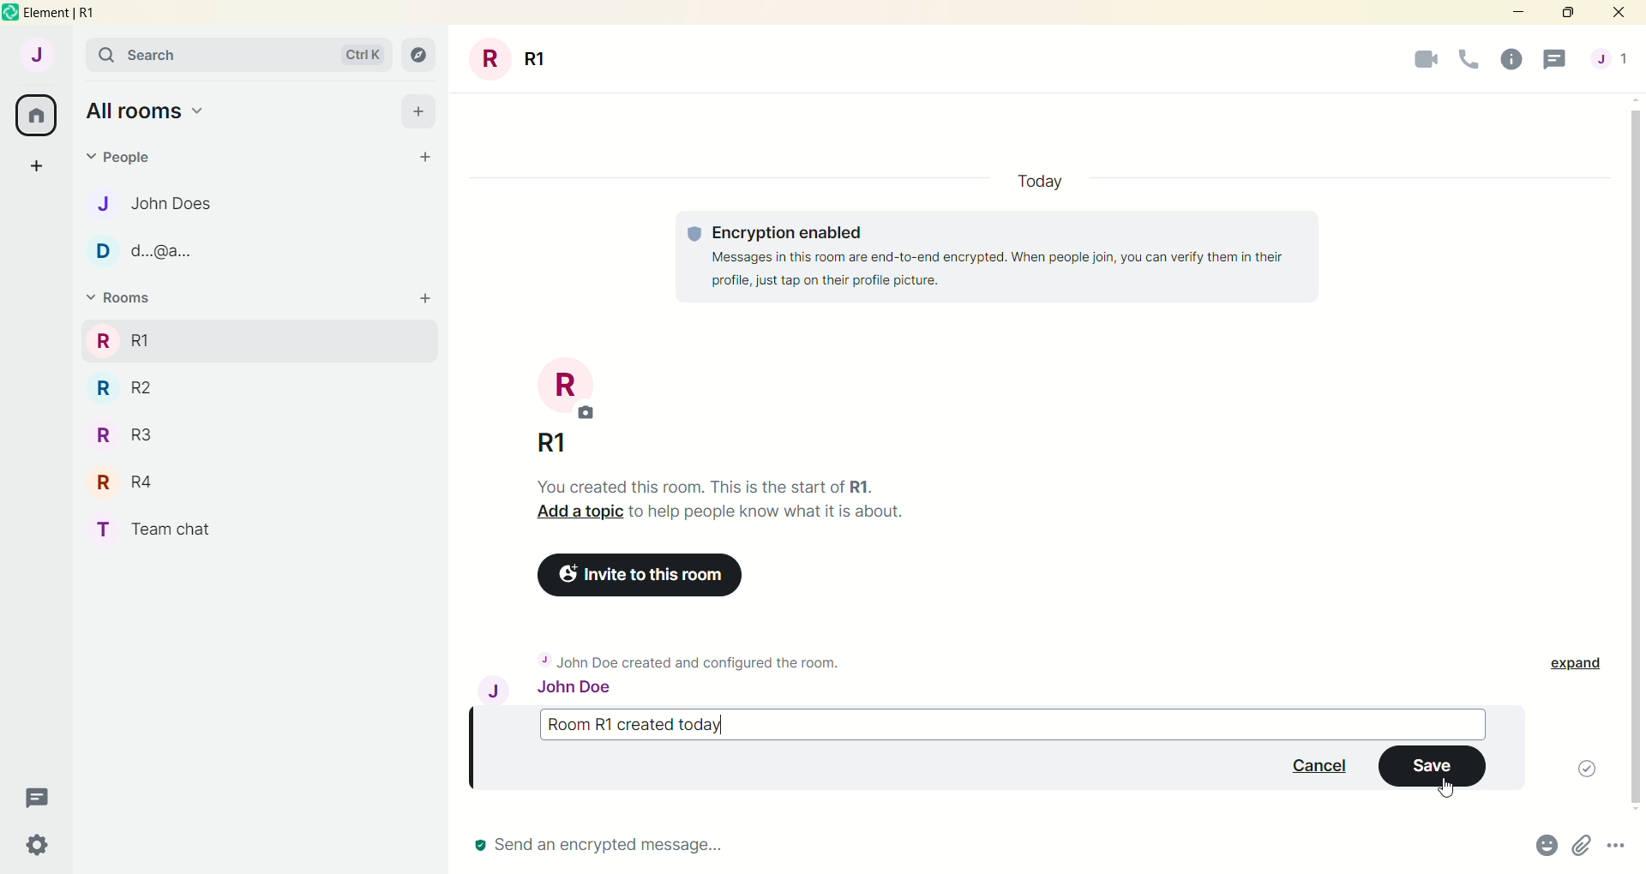  Describe the element at coordinates (10, 14) in the screenshot. I see `logo` at that location.